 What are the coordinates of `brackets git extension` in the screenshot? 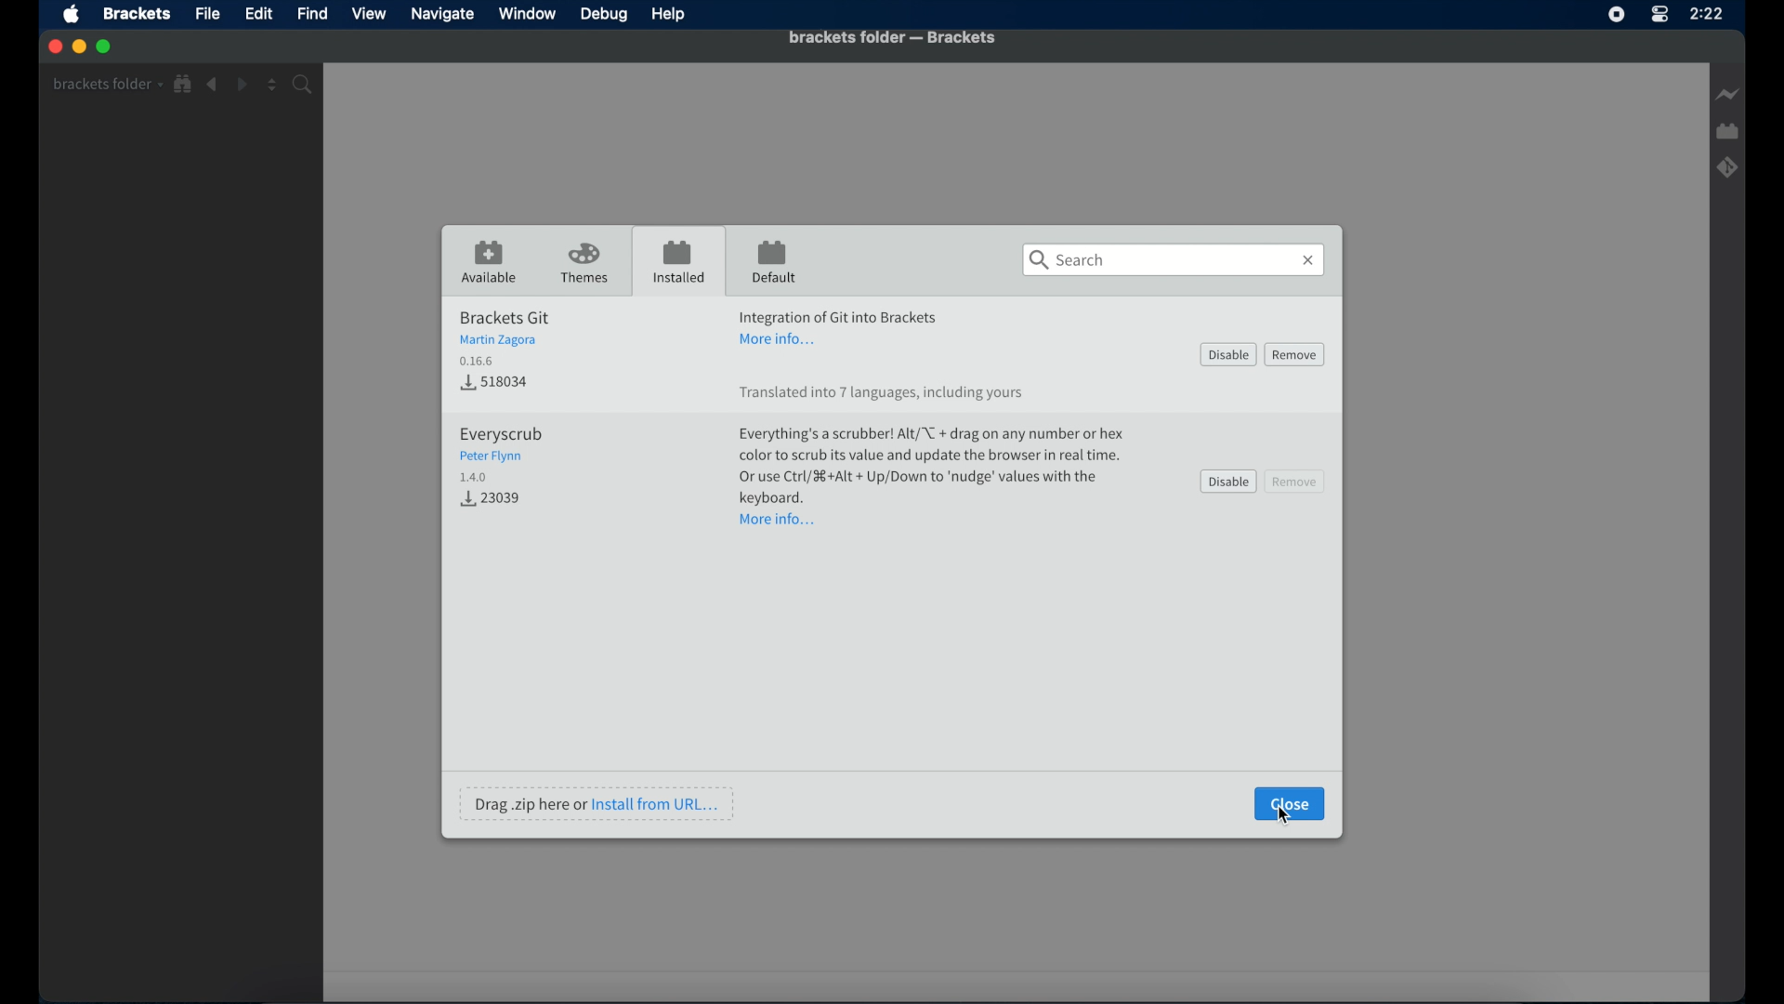 It's located at (505, 337).